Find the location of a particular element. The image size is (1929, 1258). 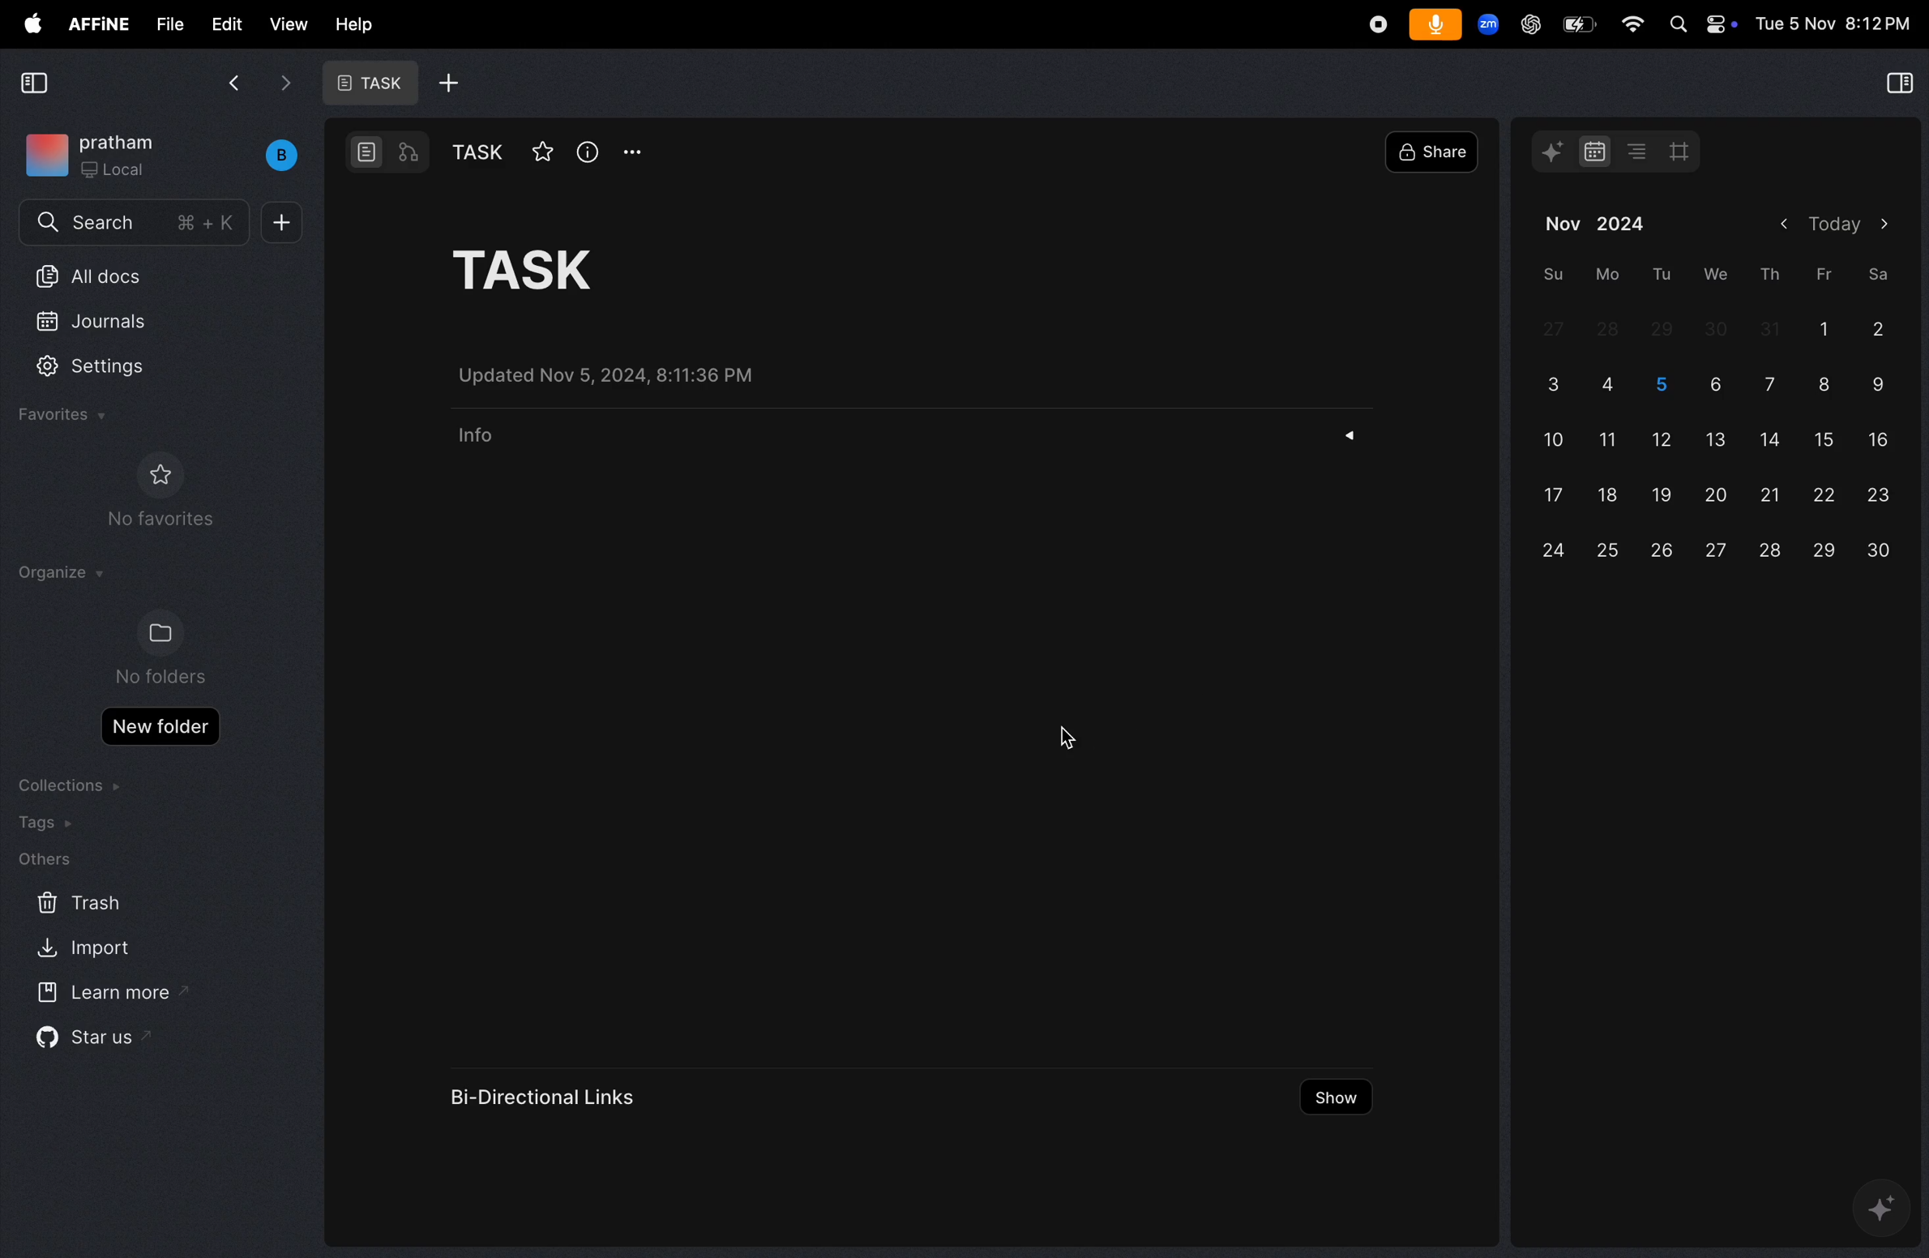

help is located at coordinates (351, 23).